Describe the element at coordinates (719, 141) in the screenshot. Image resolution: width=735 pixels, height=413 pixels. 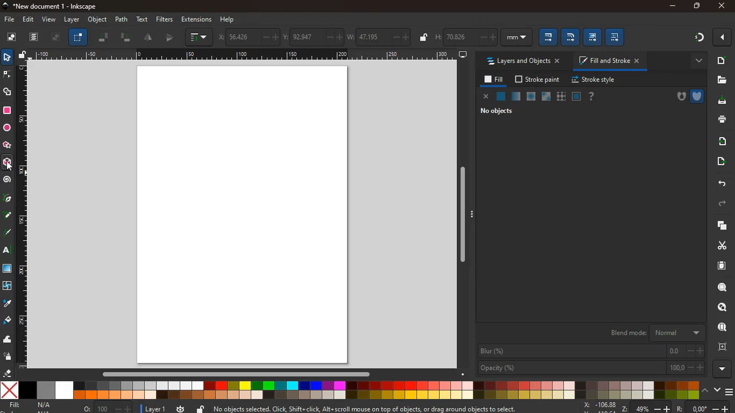
I see `receive` at that location.